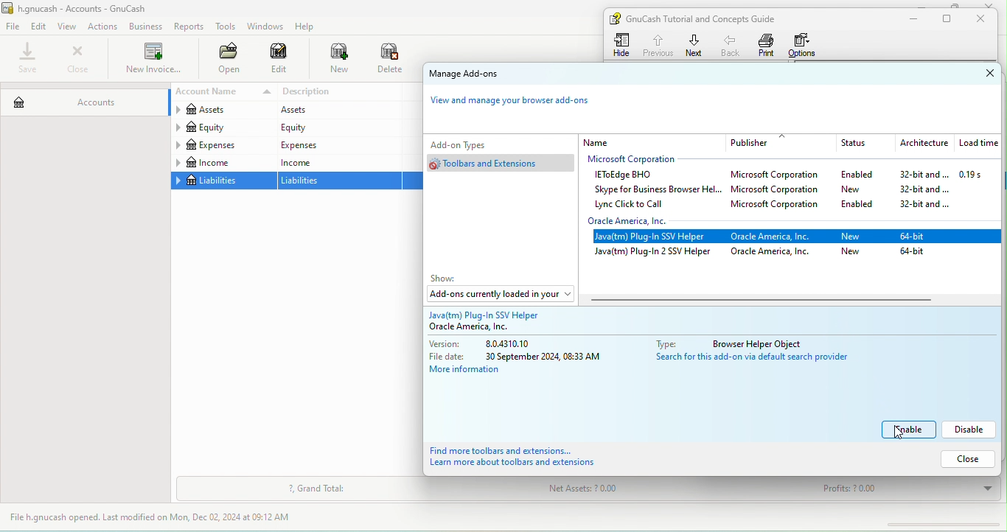 The height and width of the screenshot is (532, 1007). Describe the element at coordinates (13, 27) in the screenshot. I see `file` at that location.